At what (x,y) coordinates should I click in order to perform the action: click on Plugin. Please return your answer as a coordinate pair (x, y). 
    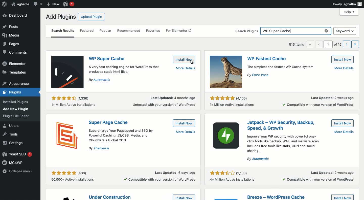
    Looking at the image, I should click on (113, 197).